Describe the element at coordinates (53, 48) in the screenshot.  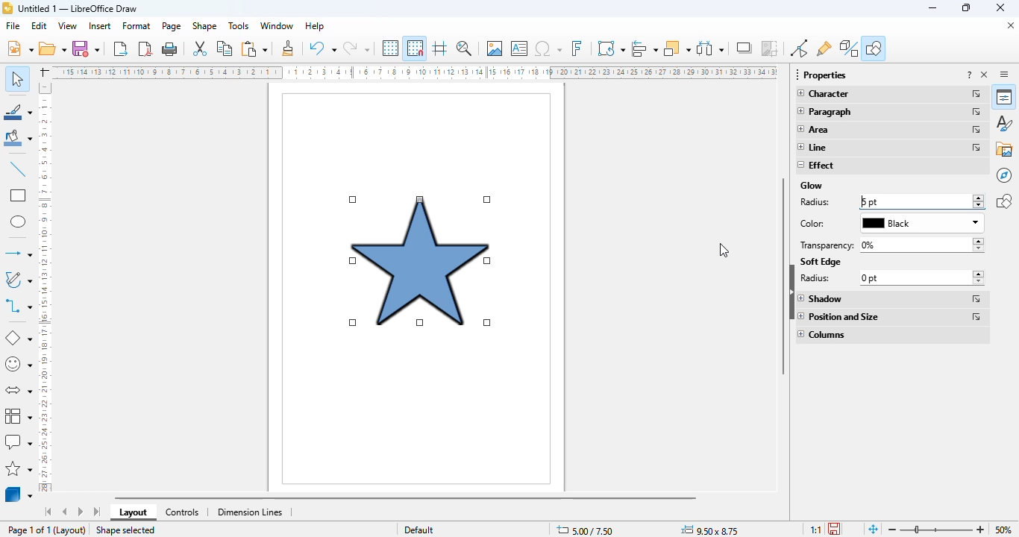
I see `open` at that location.